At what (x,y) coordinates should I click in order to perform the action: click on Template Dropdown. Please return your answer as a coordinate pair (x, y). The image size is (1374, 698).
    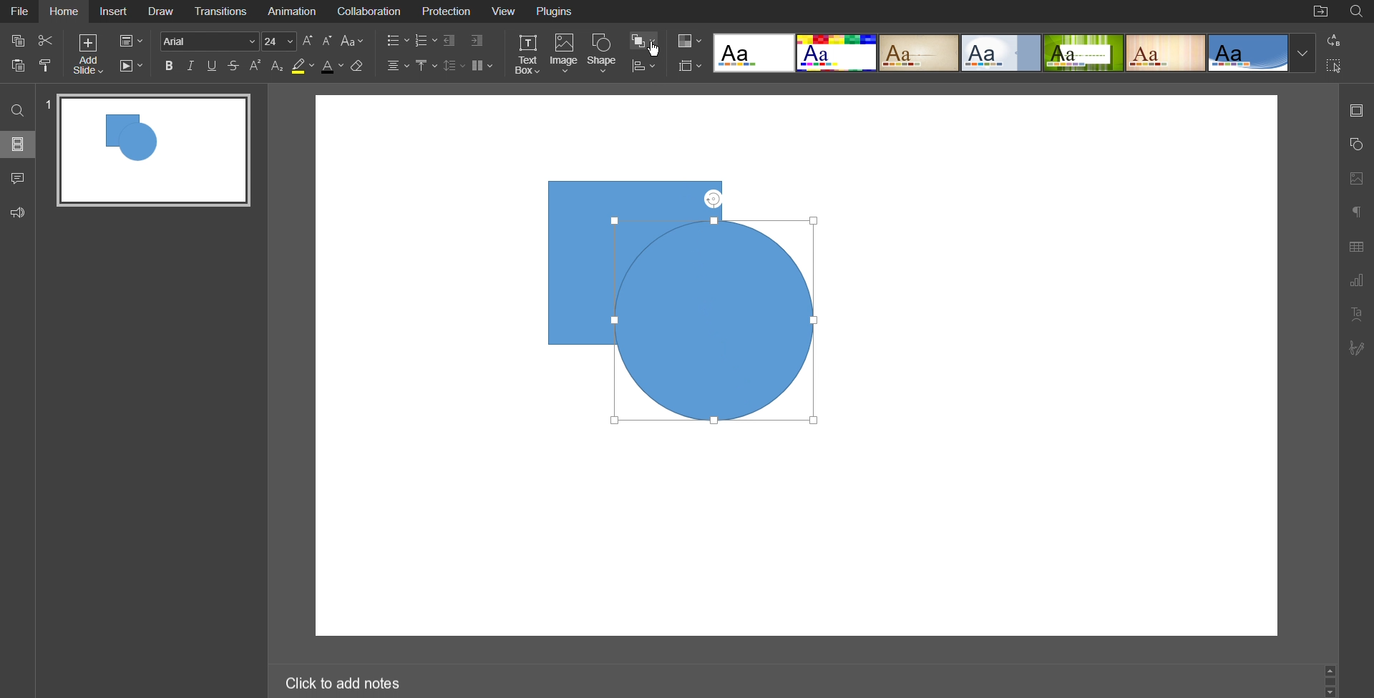
    Looking at the image, I should click on (1302, 52).